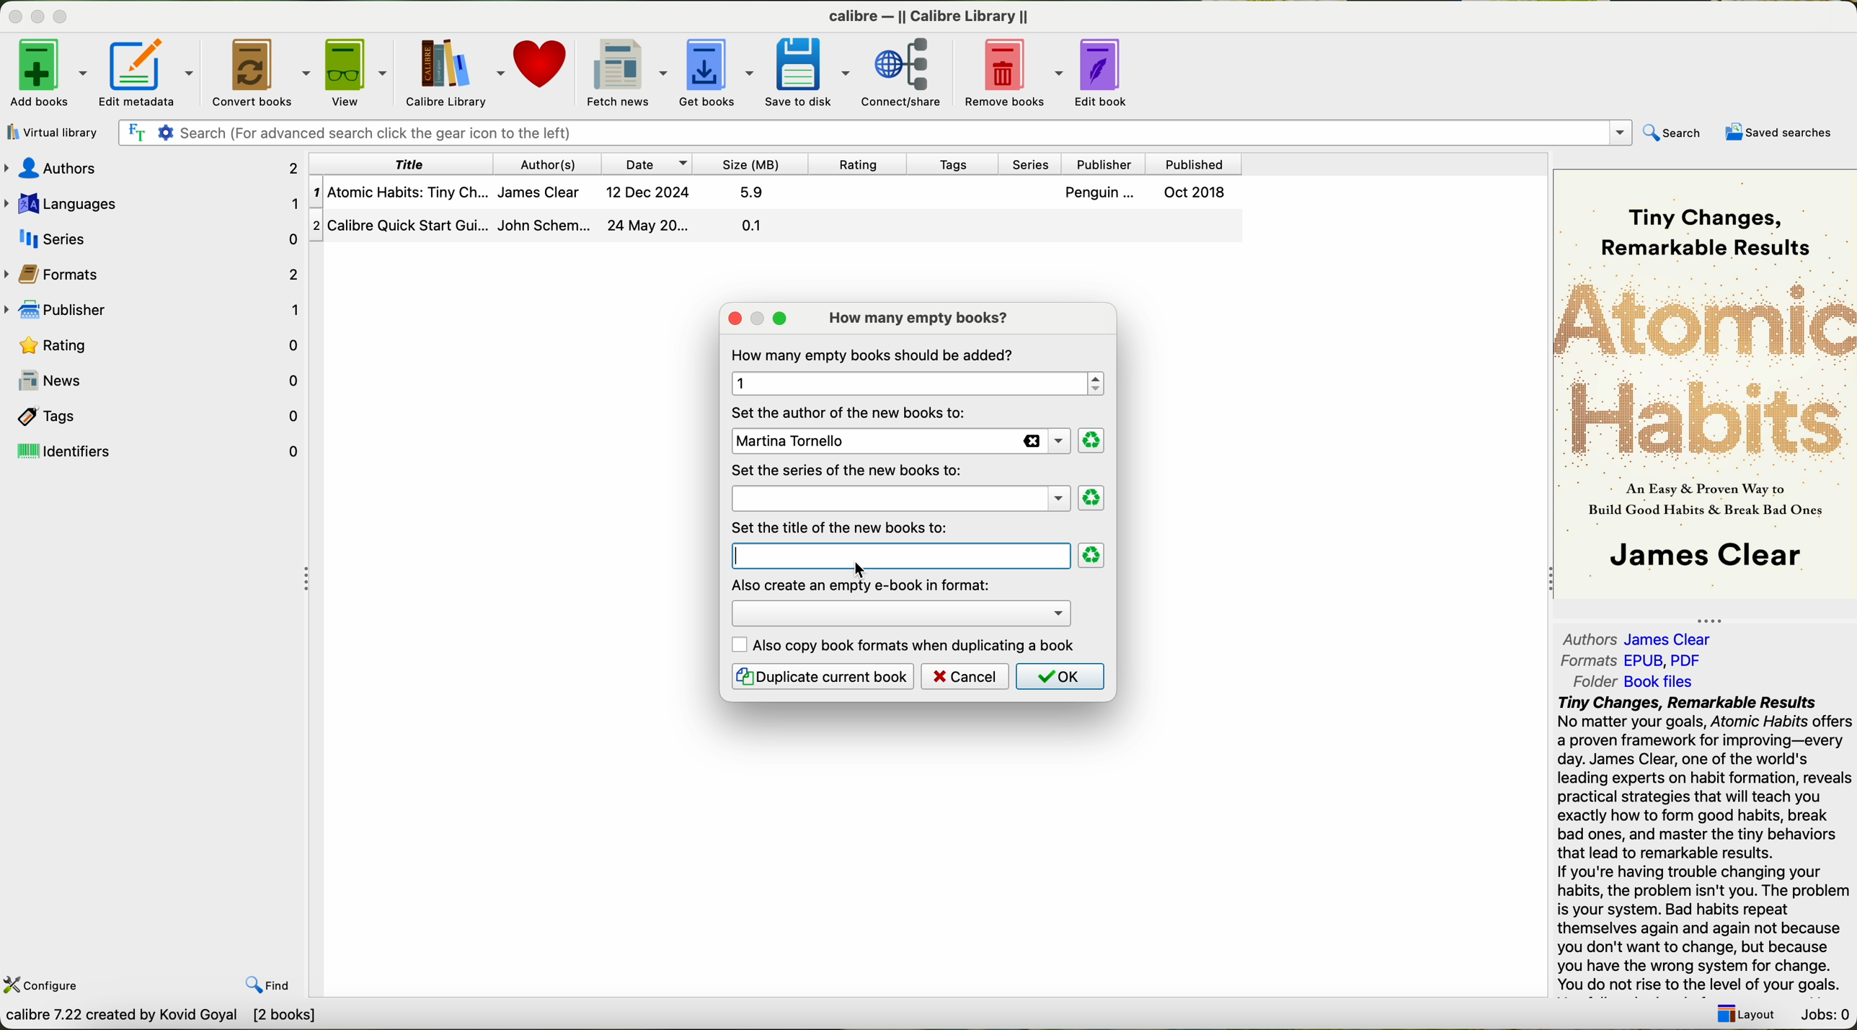 The width and height of the screenshot is (1857, 1030). I want to click on edit book, so click(1105, 76).